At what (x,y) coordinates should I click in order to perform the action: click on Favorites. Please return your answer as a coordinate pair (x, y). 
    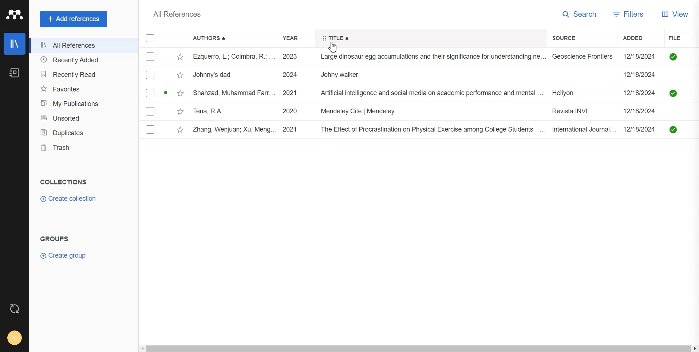
    Looking at the image, I should click on (83, 89).